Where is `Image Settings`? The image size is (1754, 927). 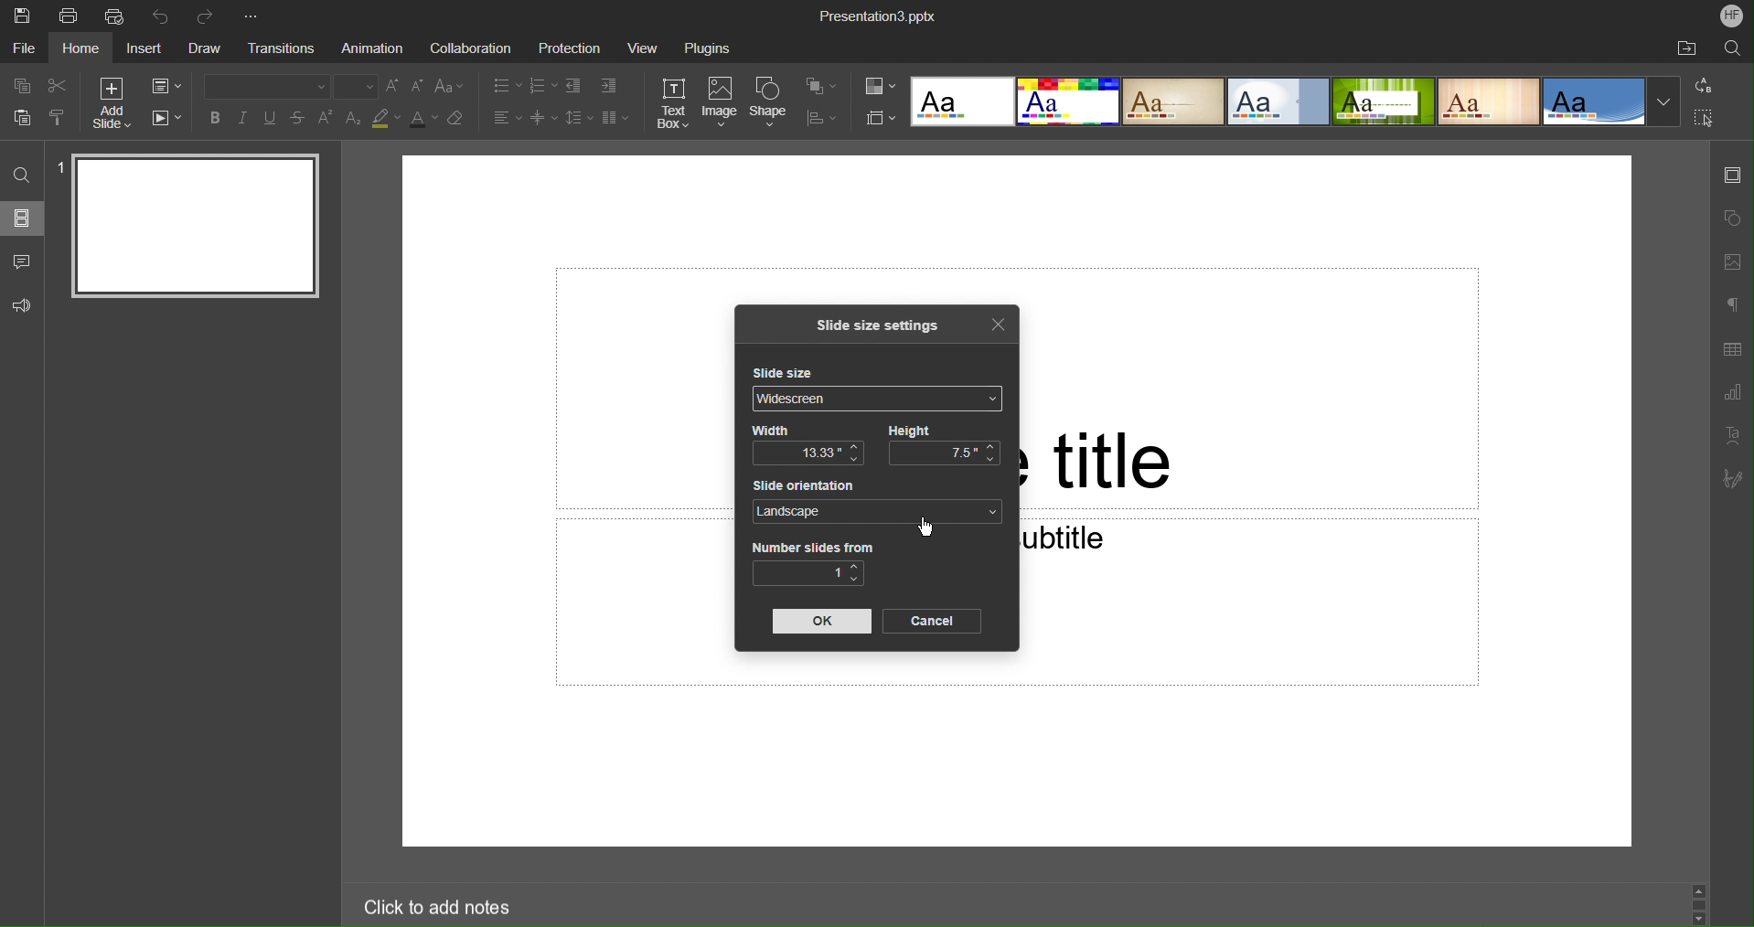
Image Settings is located at coordinates (1733, 260).